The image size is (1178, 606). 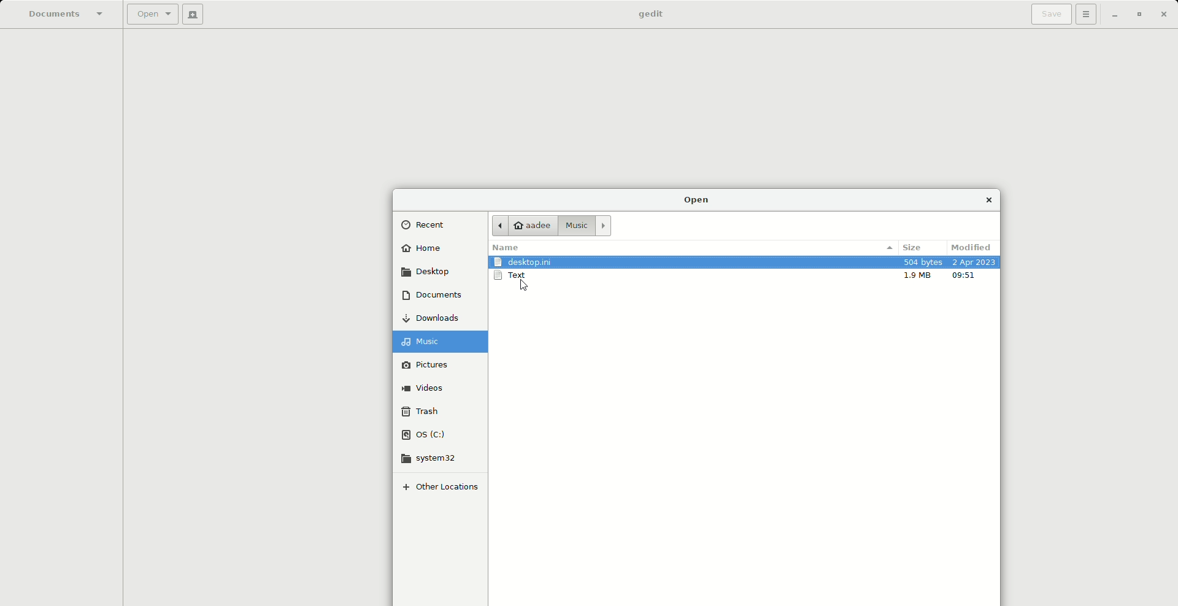 I want to click on Open, so click(x=152, y=13).